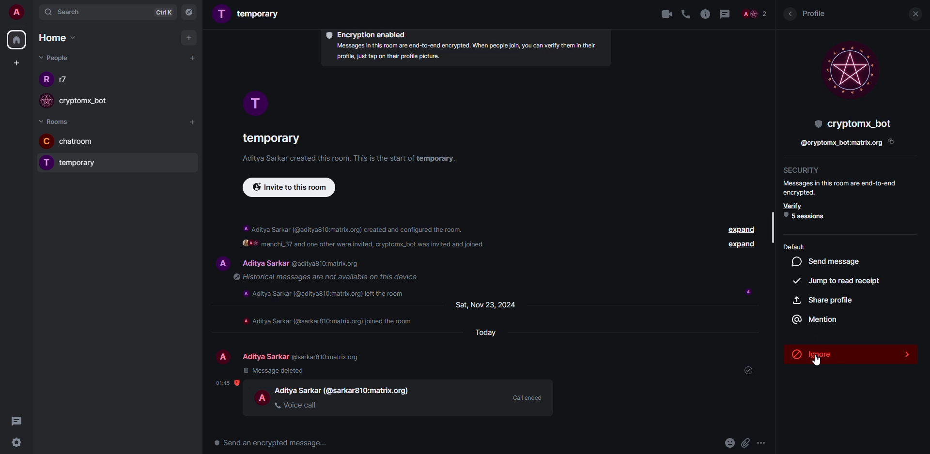 Image resolution: width=930 pixels, height=454 pixels. What do you see at coordinates (19, 443) in the screenshot?
I see `settings` at bounding box center [19, 443].